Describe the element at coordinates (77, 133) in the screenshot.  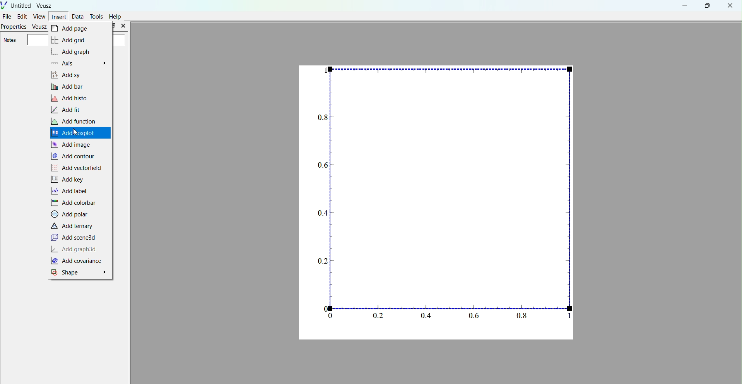
I see `cursor` at that location.